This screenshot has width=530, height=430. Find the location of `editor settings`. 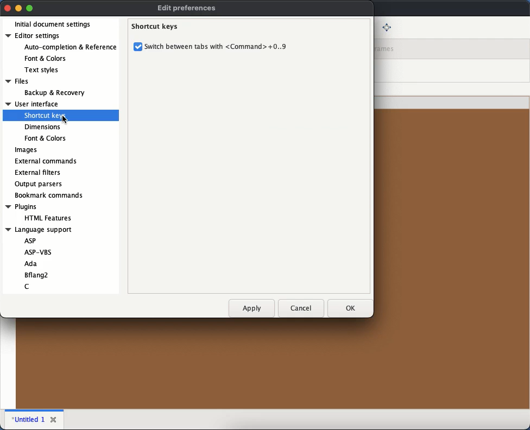

editor settings is located at coordinates (40, 37).